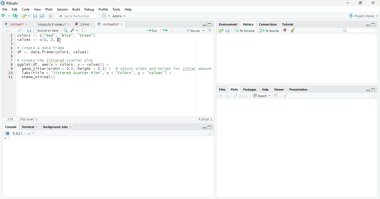 The image size is (380, 199). Describe the element at coordinates (228, 96) in the screenshot. I see `Next plot` at that location.